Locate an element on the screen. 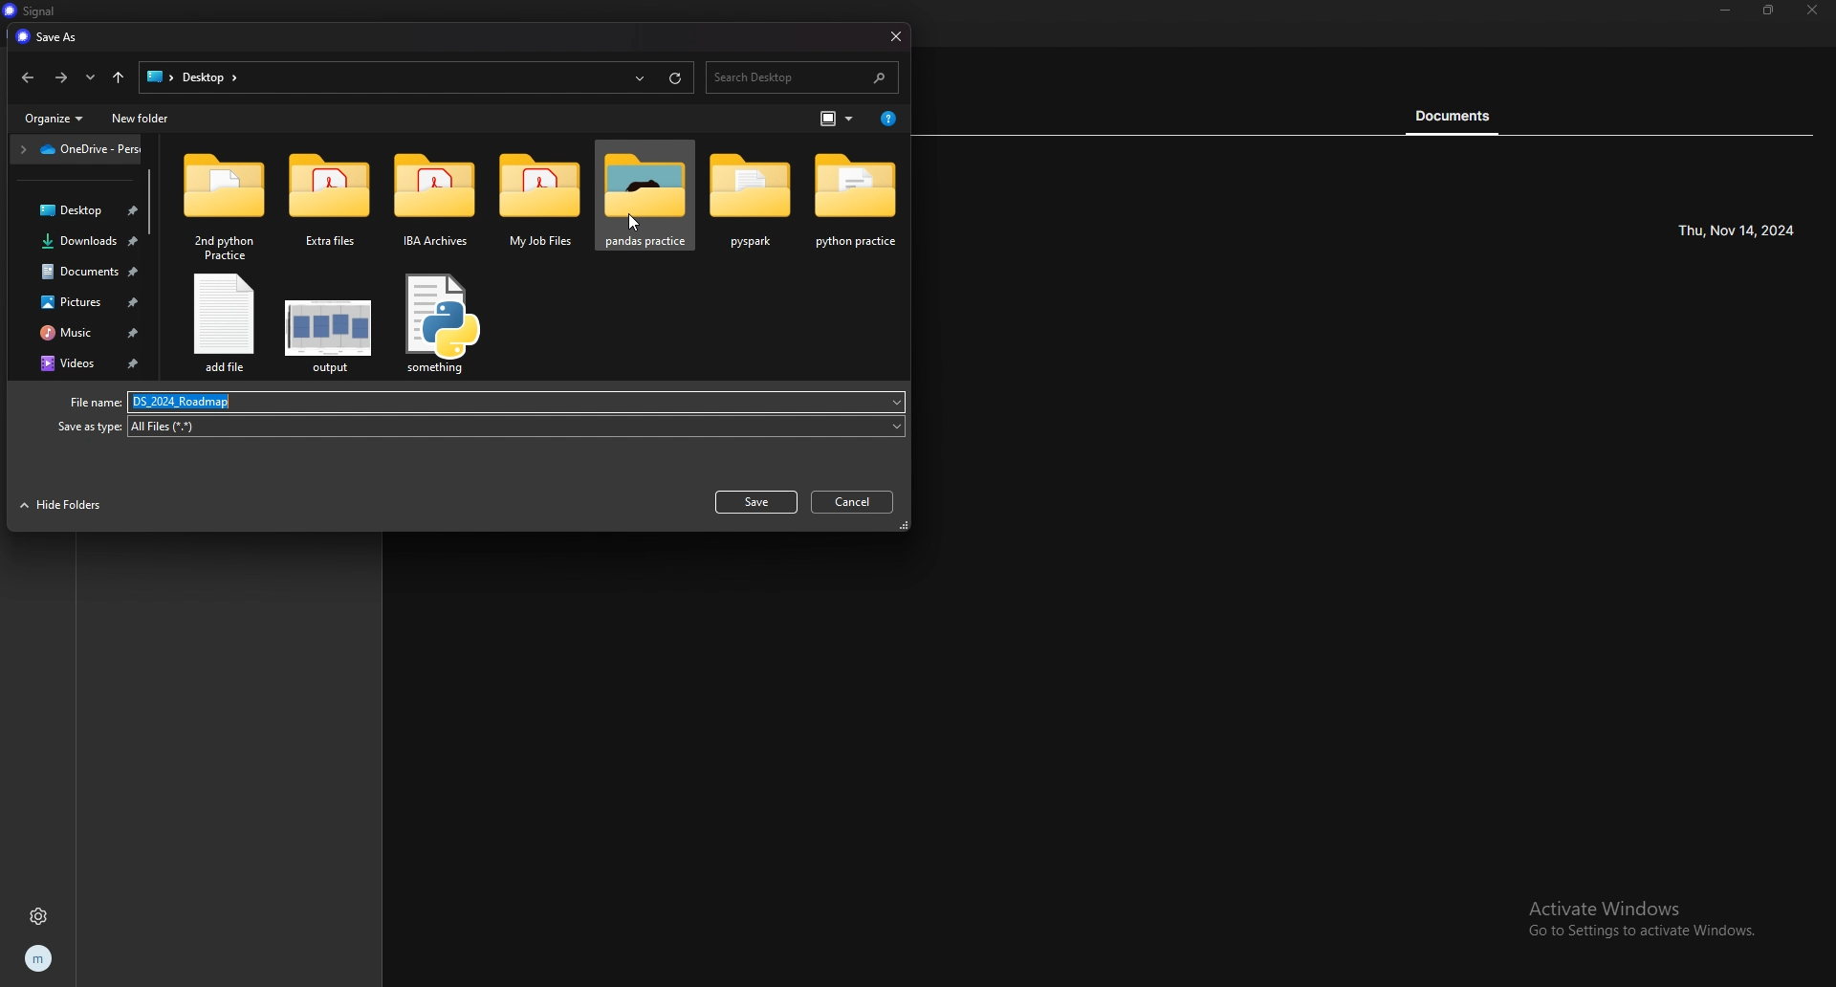 Image resolution: width=1836 pixels, height=987 pixels. refresh is located at coordinates (677, 77).